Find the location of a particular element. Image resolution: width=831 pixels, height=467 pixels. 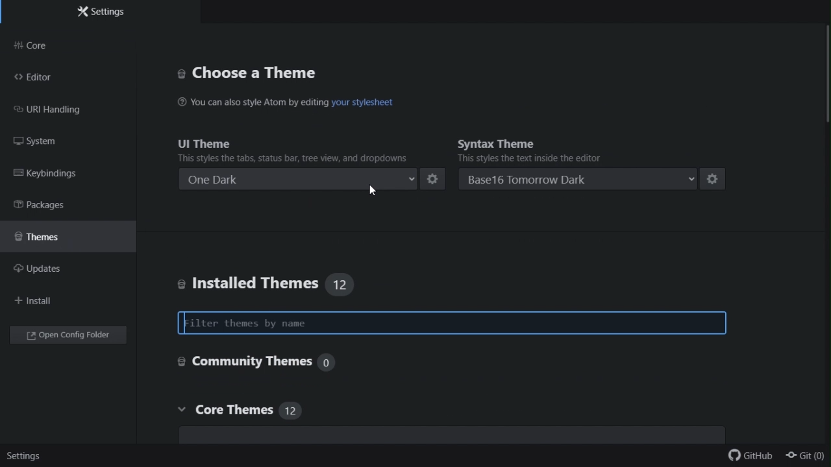

cursor is located at coordinates (375, 192).